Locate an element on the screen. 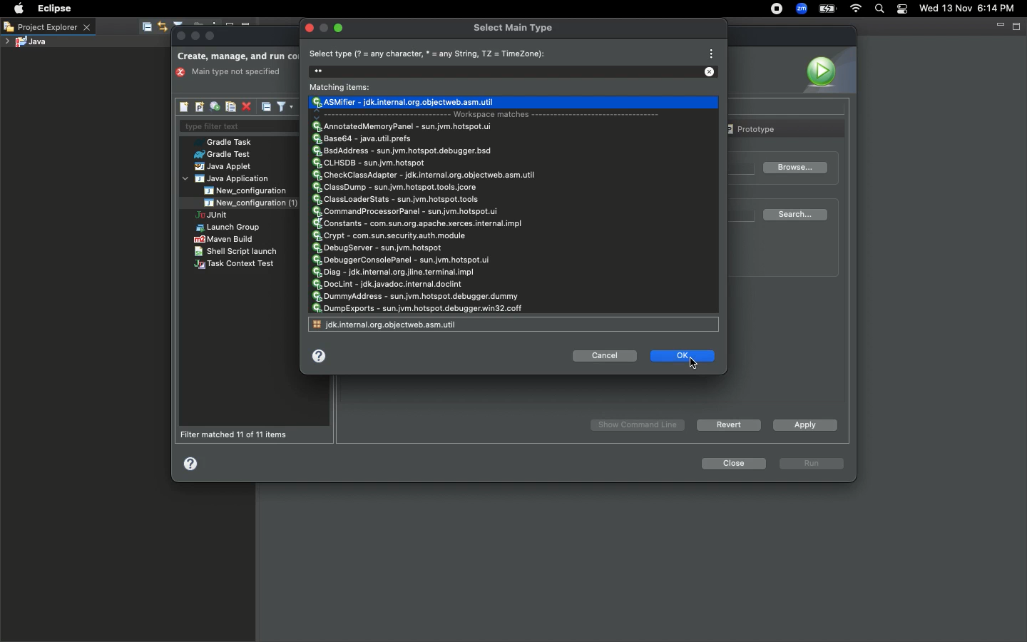 The width and height of the screenshot is (1027, 642). Close is located at coordinates (312, 27).